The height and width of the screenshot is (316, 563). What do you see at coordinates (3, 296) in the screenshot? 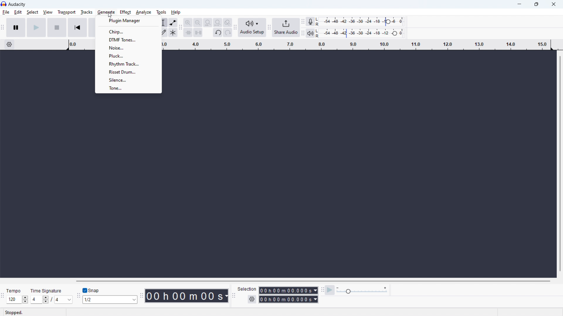
I see `time signature toolbar` at bounding box center [3, 296].